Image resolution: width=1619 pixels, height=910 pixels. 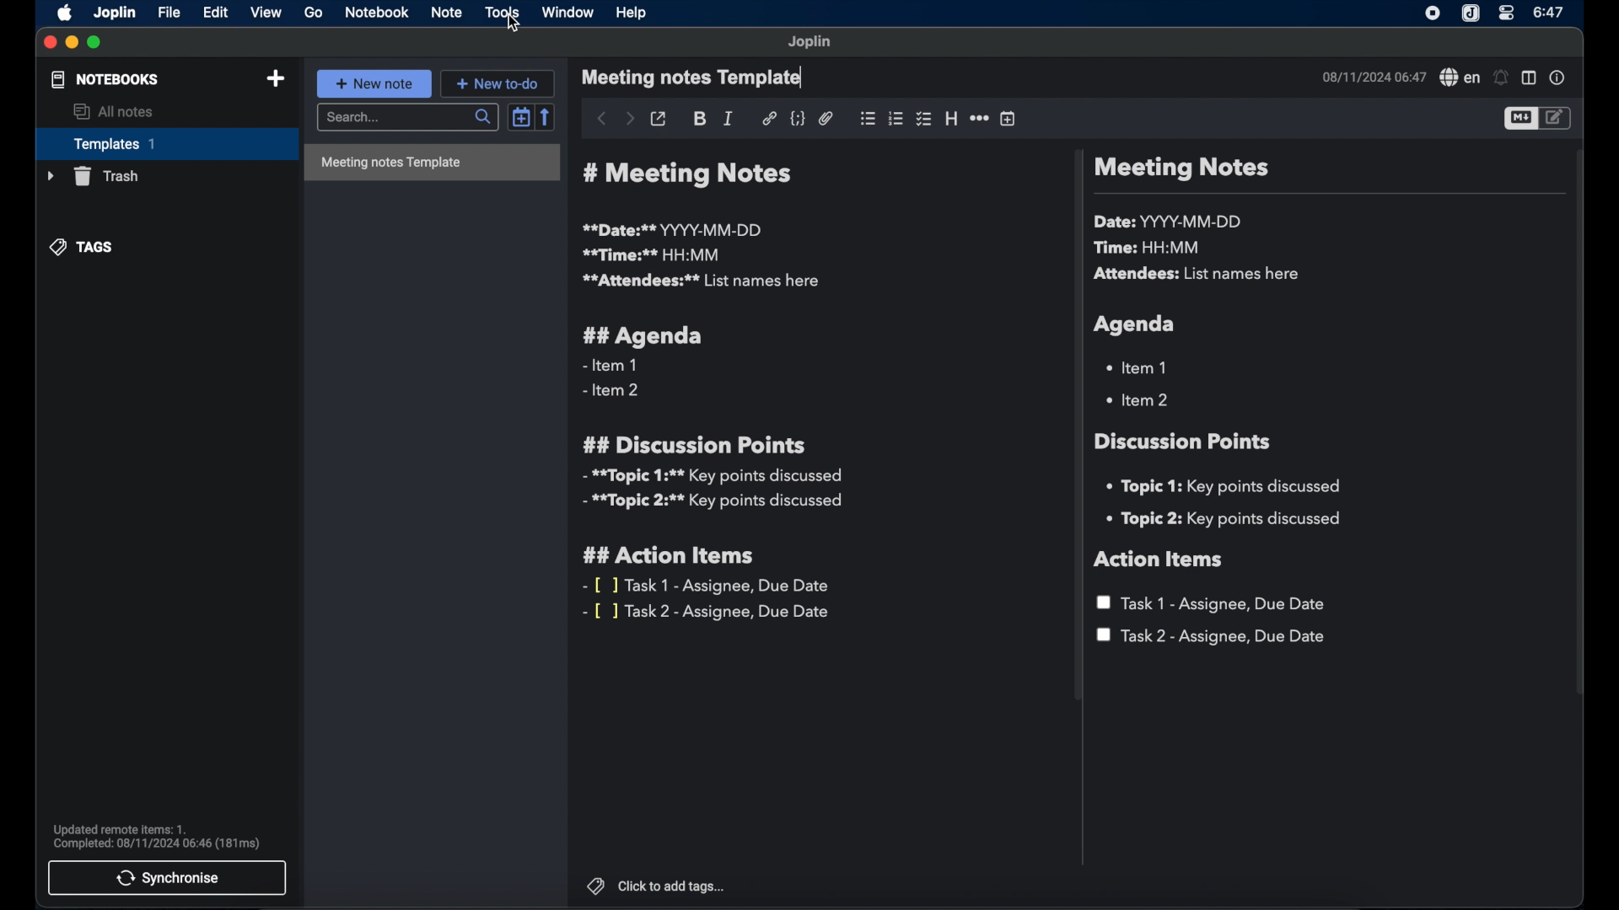 What do you see at coordinates (951, 120) in the screenshot?
I see `heading` at bounding box center [951, 120].